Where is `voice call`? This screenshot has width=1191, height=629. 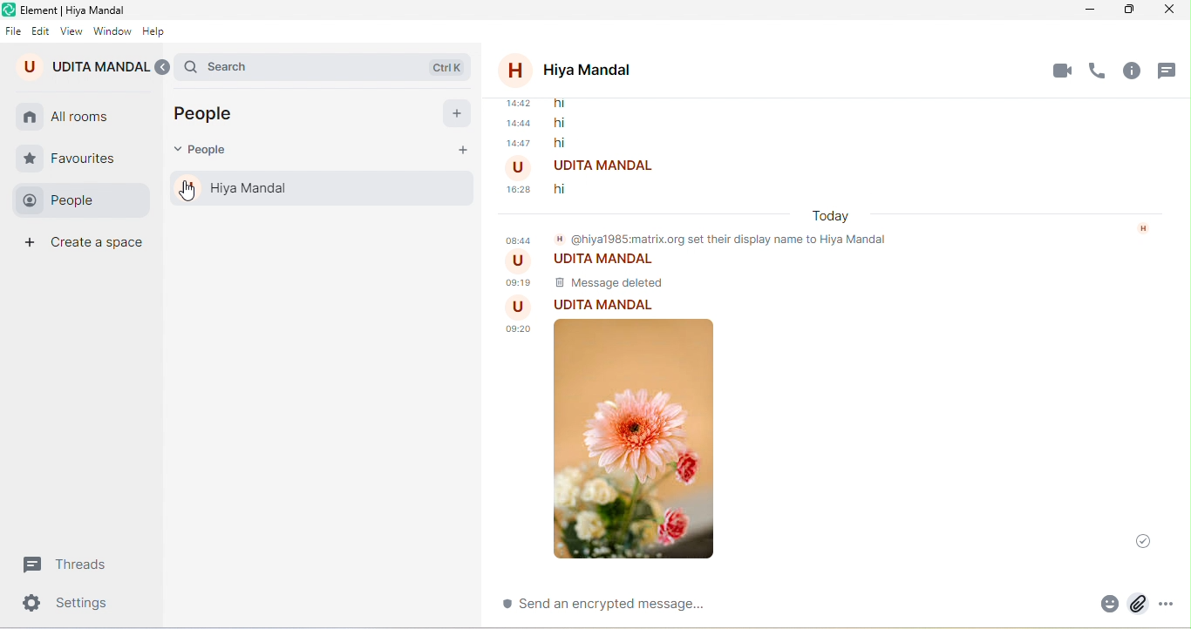 voice call is located at coordinates (1101, 71).